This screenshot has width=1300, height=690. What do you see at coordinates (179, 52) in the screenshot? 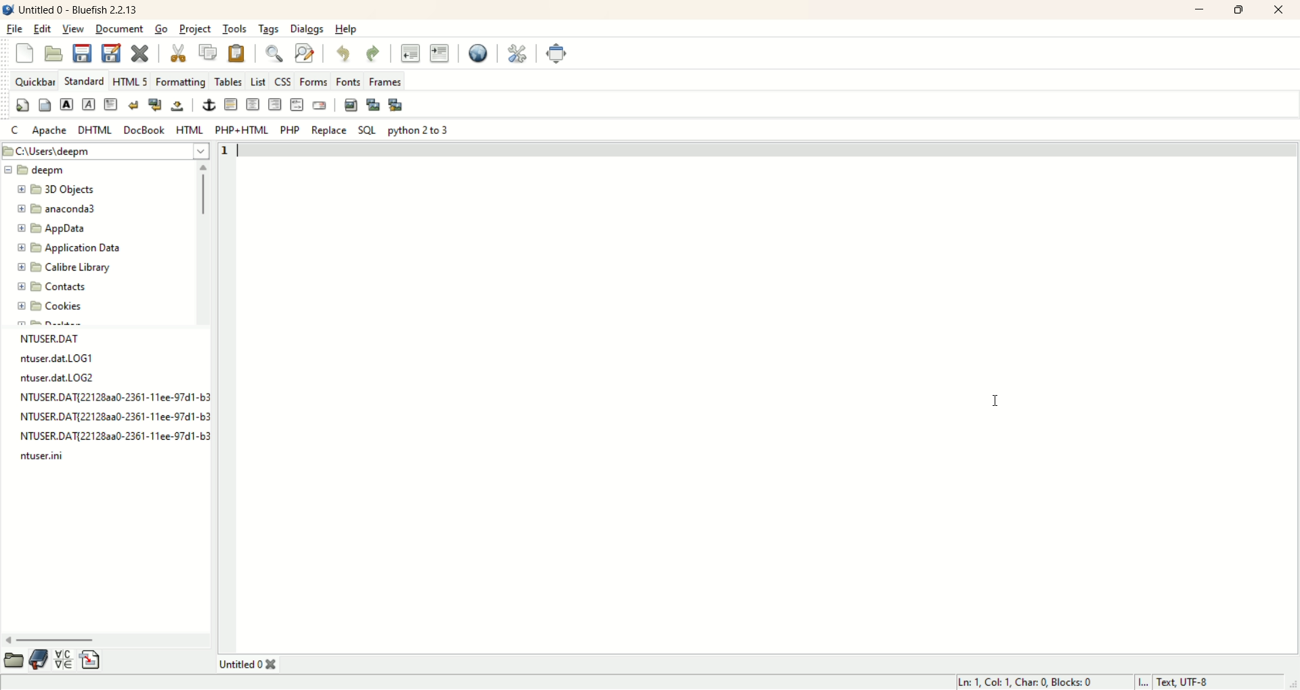
I see `cut` at bounding box center [179, 52].